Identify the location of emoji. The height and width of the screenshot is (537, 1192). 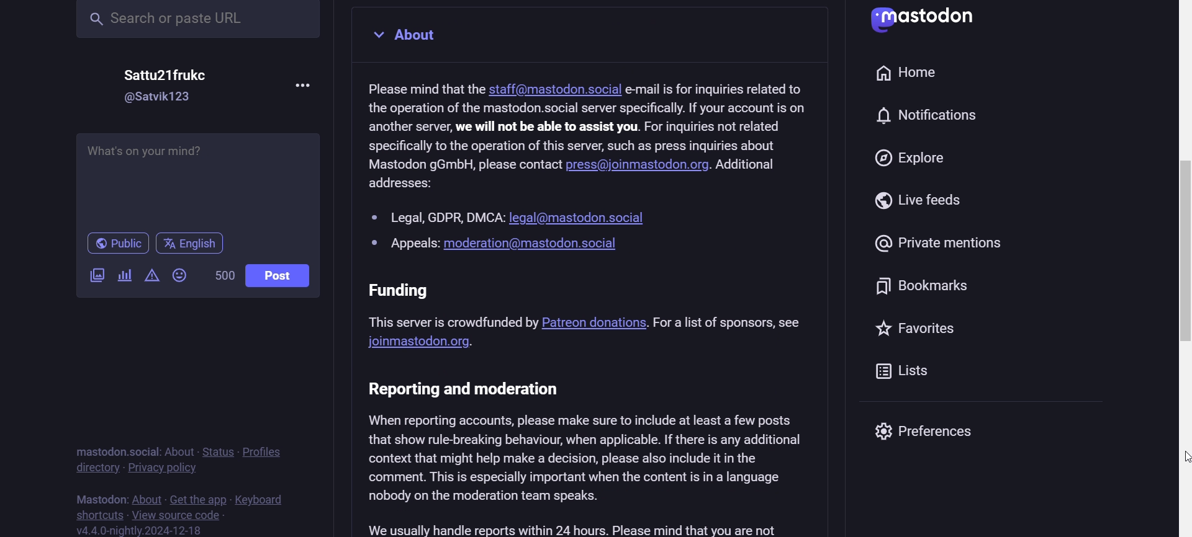
(182, 277).